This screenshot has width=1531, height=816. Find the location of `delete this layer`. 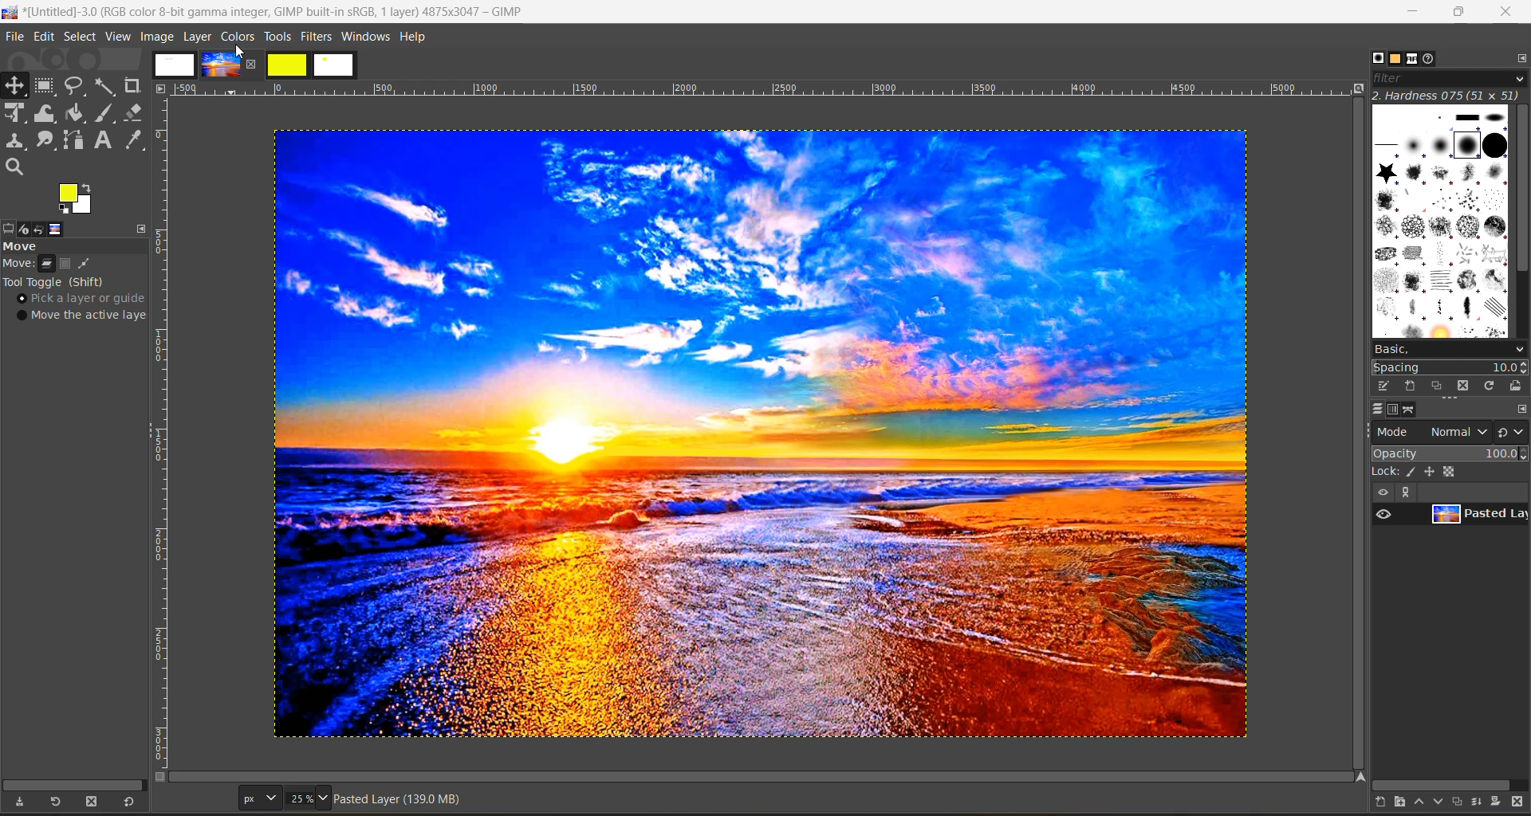

delete this layer is located at coordinates (1521, 803).